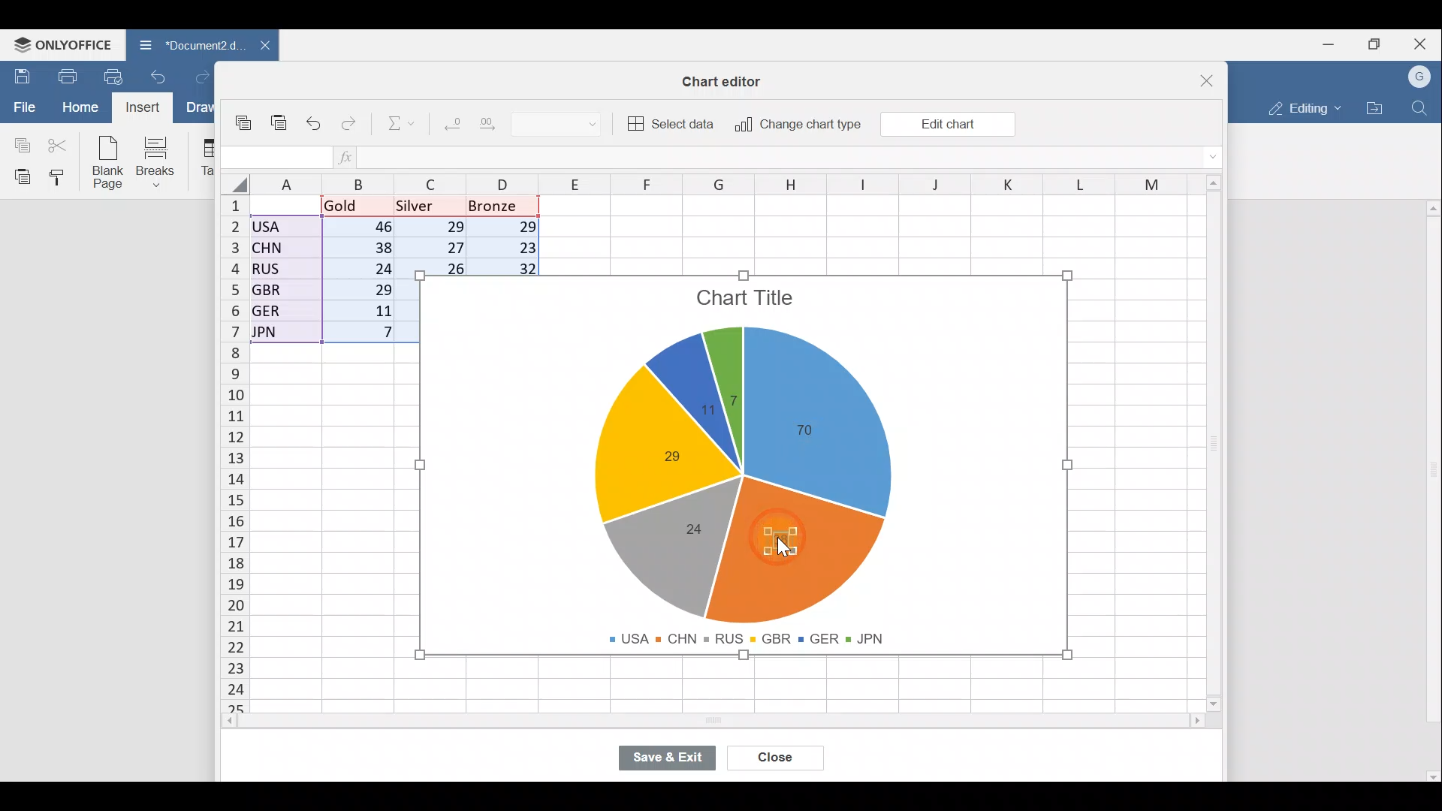  Describe the element at coordinates (1213, 79) in the screenshot. I see `Close` at that location.